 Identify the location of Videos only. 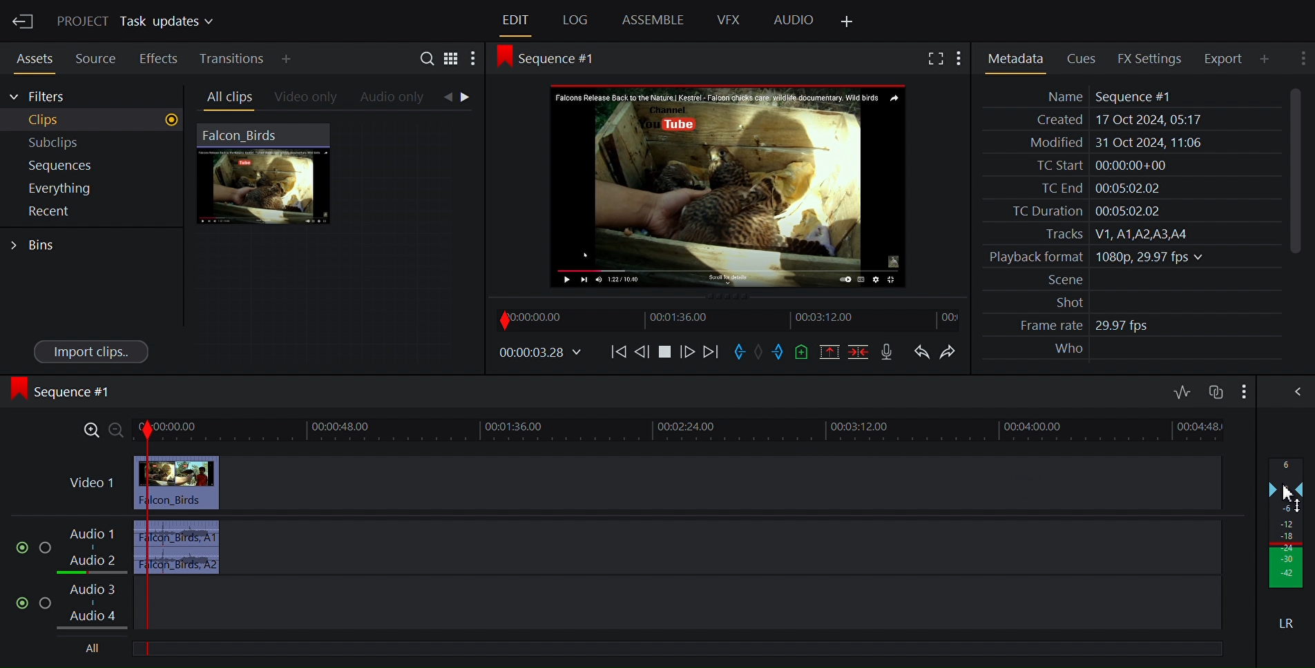
(305, 97).